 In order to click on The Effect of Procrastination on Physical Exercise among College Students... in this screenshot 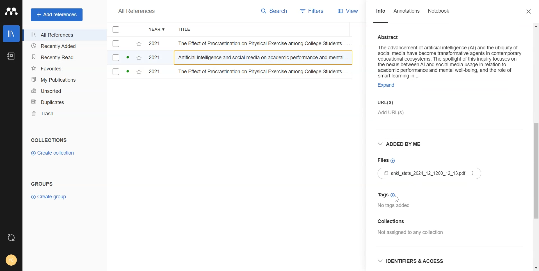, I will do `click(262, 44)`.